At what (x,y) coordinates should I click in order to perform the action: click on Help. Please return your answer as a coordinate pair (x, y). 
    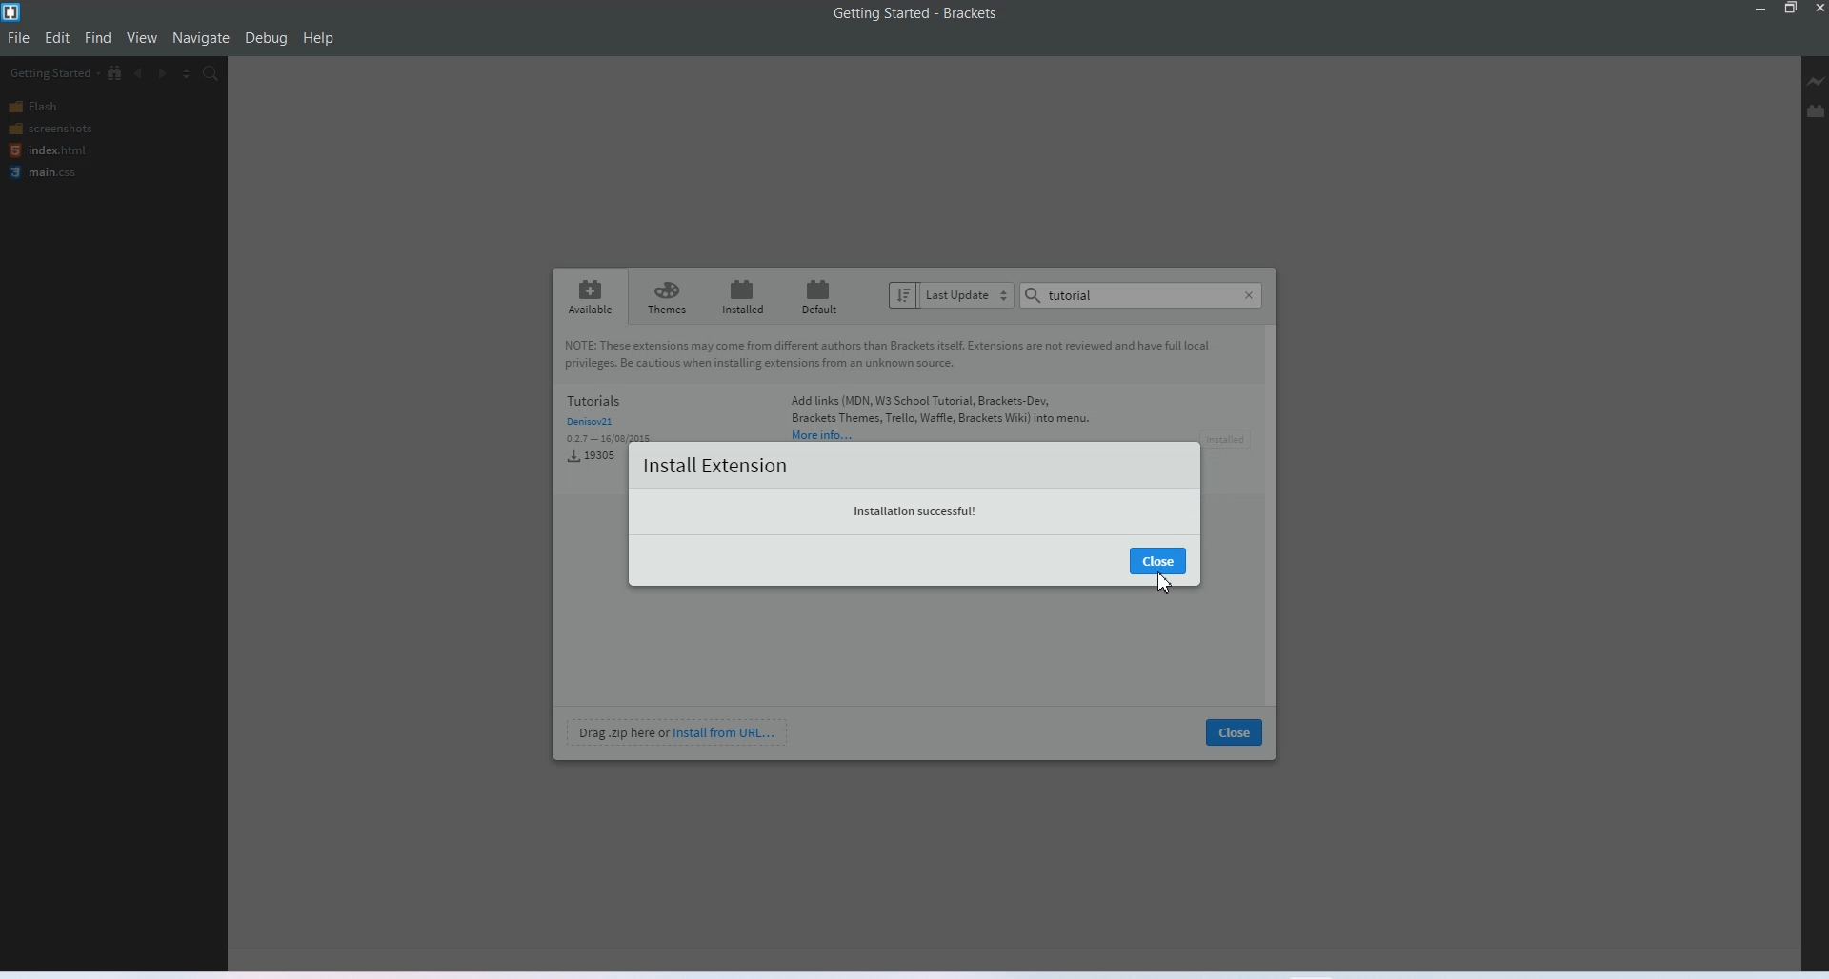
    Looking at the image, I should click on (319, 38).